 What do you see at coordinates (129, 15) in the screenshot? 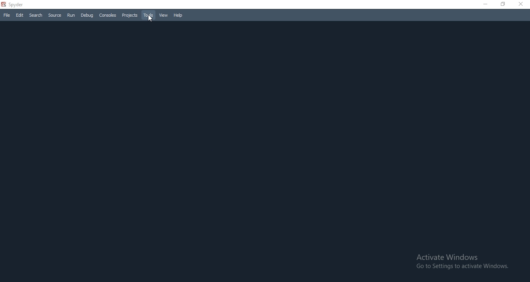
I see `Projects` at bounding box center [129, 15].